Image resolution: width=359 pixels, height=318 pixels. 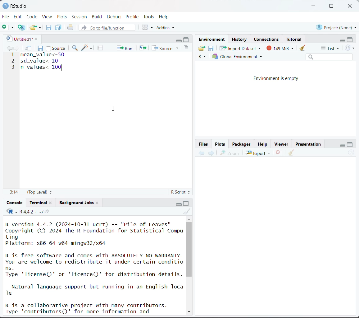 What do you see at coordinates (9, 49) in the screenshot?
I see `go backward to previous source location` at bounding box center [9, 49].